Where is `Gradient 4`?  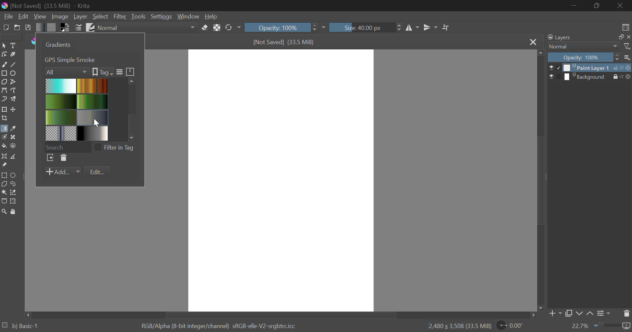 Gradient 4 is located at coordinates (93, 101).